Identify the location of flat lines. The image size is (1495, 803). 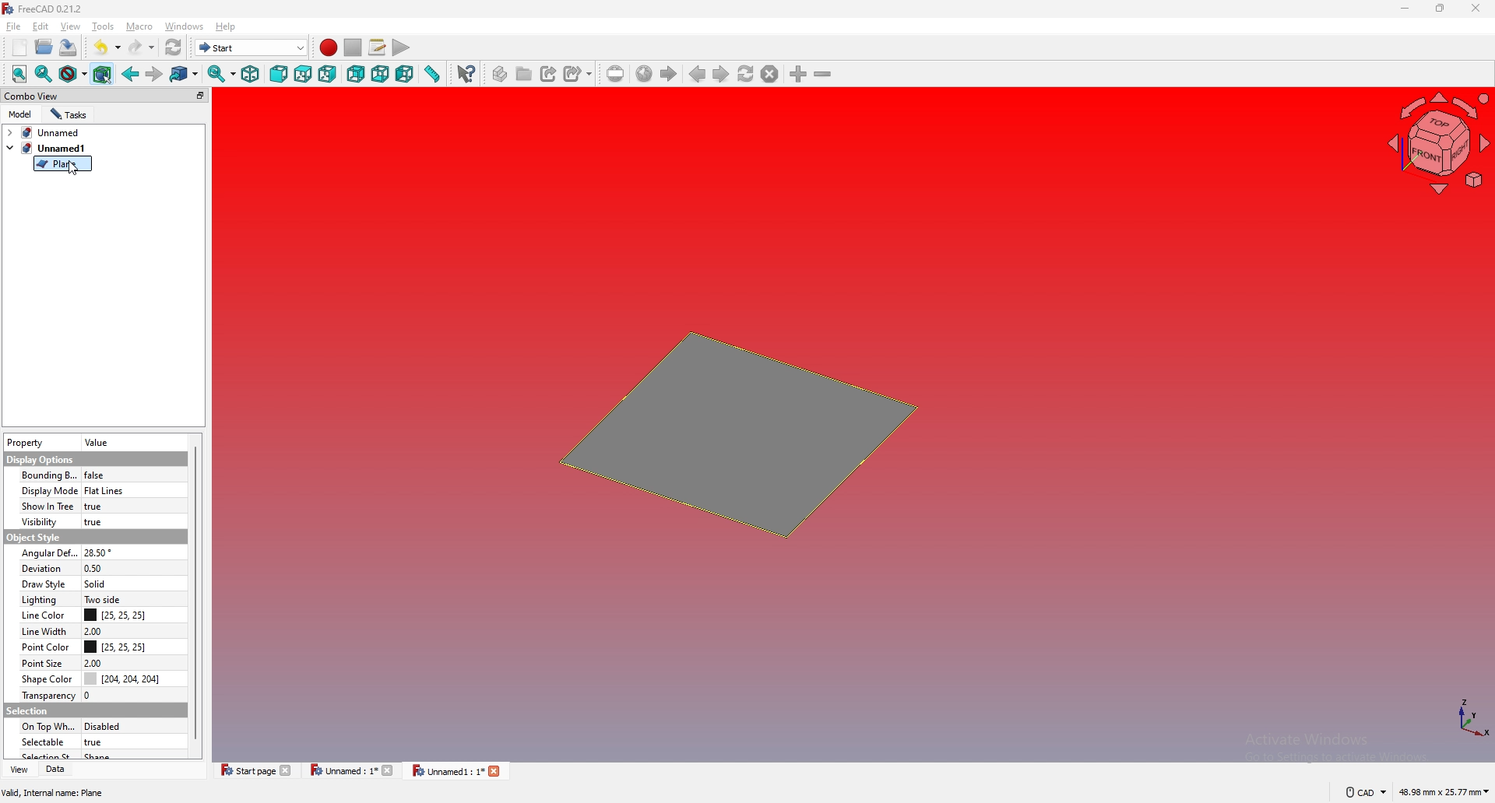
(114, 491).